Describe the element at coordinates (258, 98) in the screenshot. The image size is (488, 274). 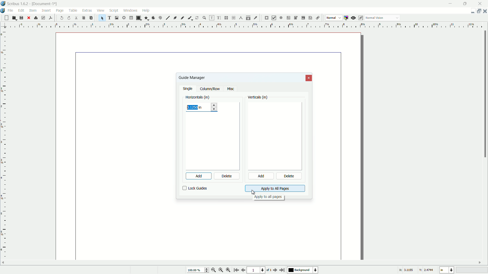
I see `verticals` at that location.